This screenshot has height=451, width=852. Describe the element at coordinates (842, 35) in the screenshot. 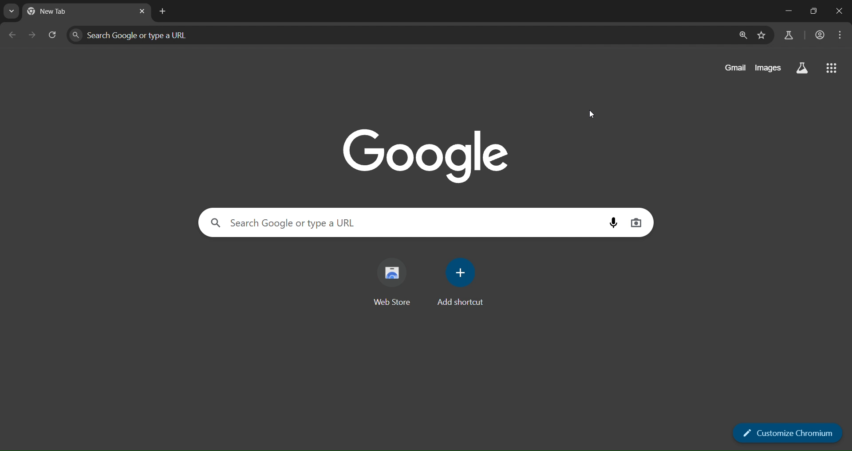

I see `menu` at that location.